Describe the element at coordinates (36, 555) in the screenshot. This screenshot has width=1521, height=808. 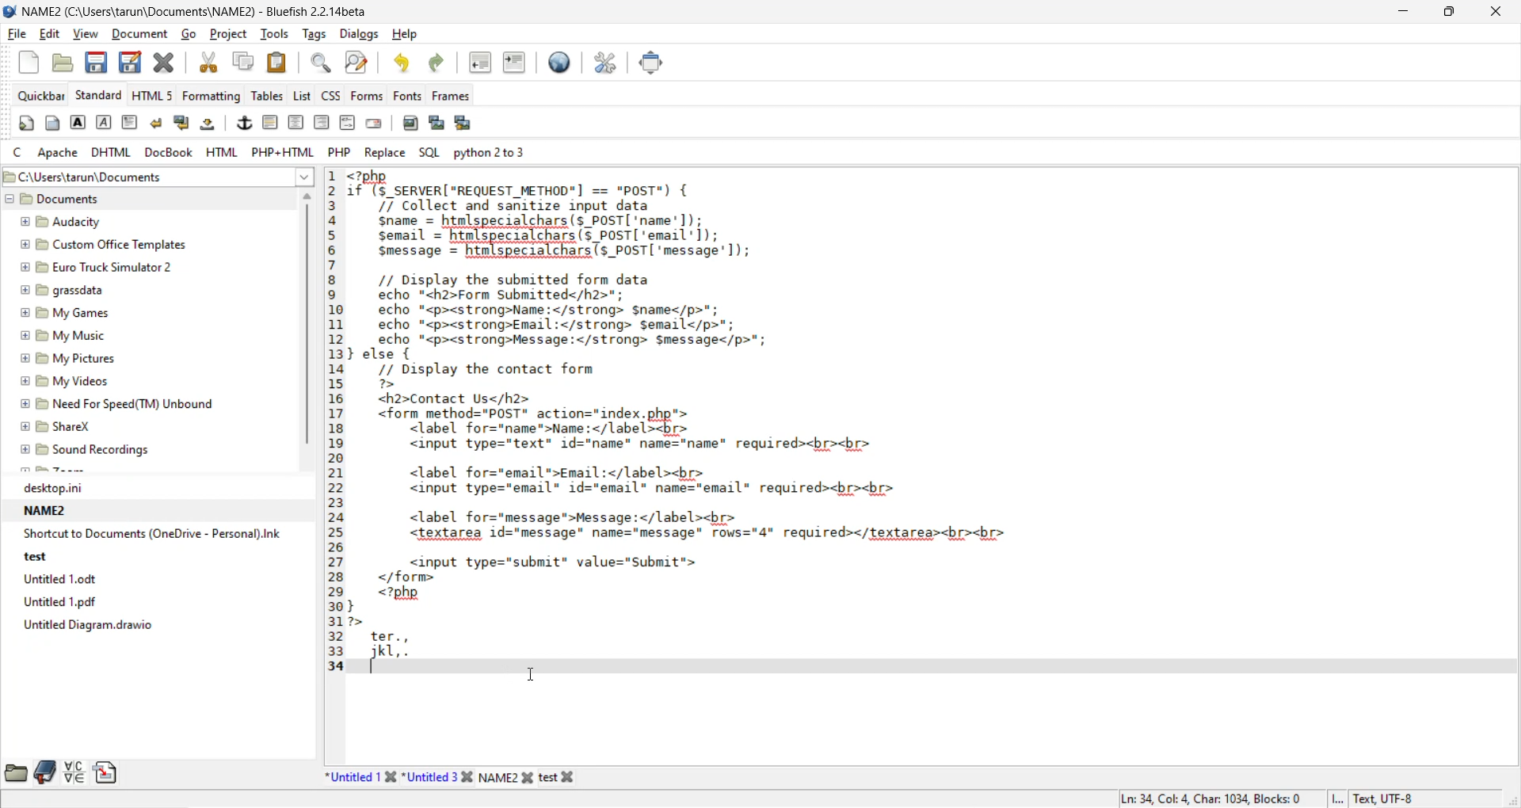
I see `test` at that location.